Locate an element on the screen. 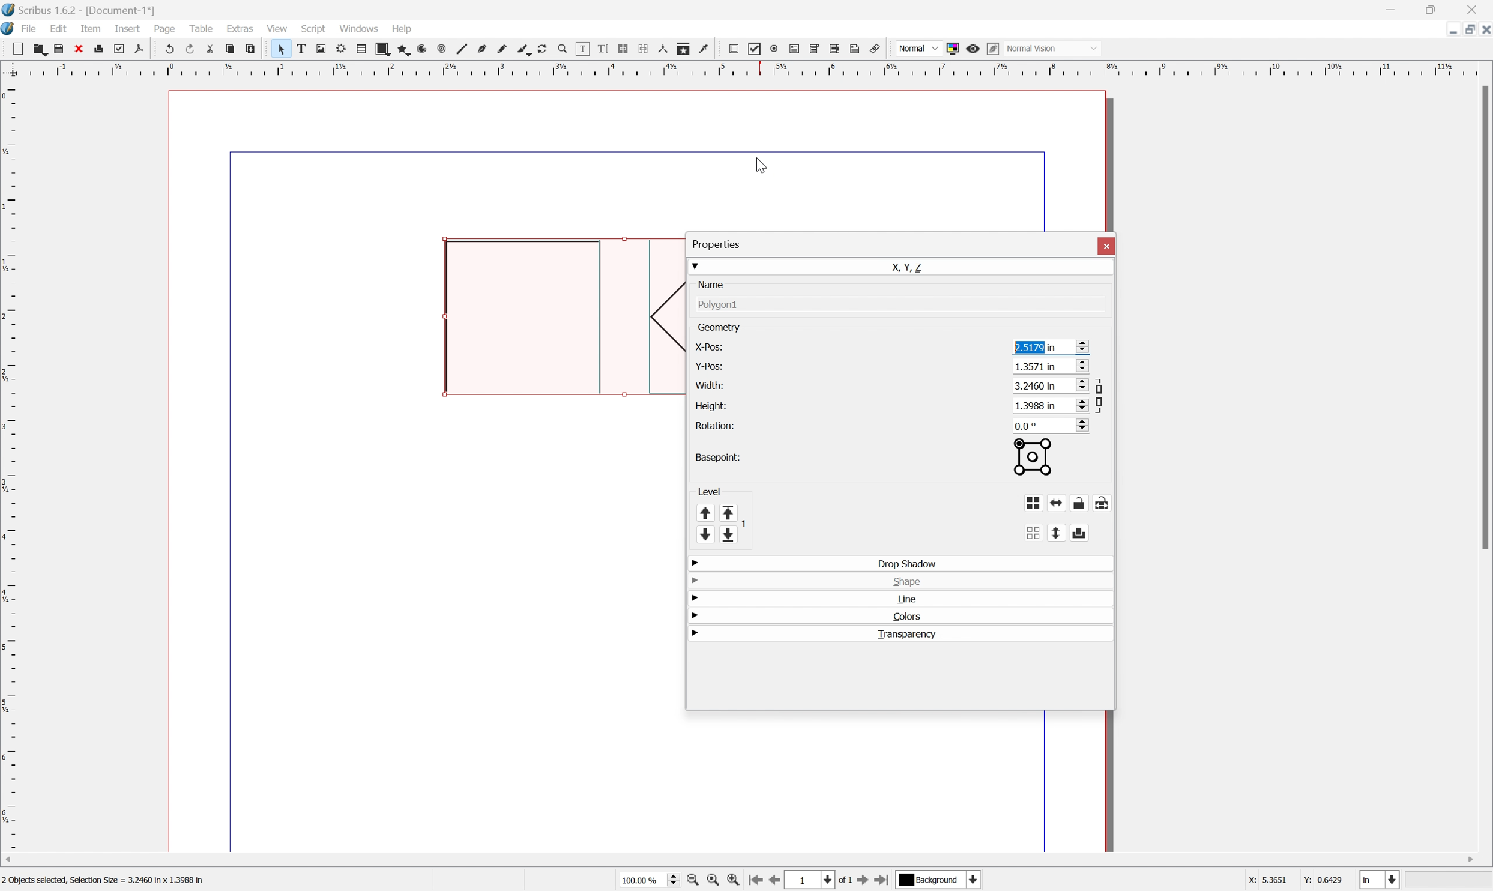 This screenshot has width=1493, height=891. windows is located at coordinates (361, 28).